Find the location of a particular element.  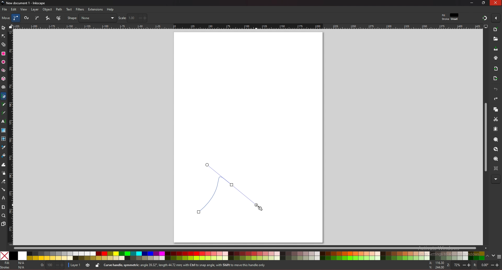

lock is located at coordinates (97, 265).